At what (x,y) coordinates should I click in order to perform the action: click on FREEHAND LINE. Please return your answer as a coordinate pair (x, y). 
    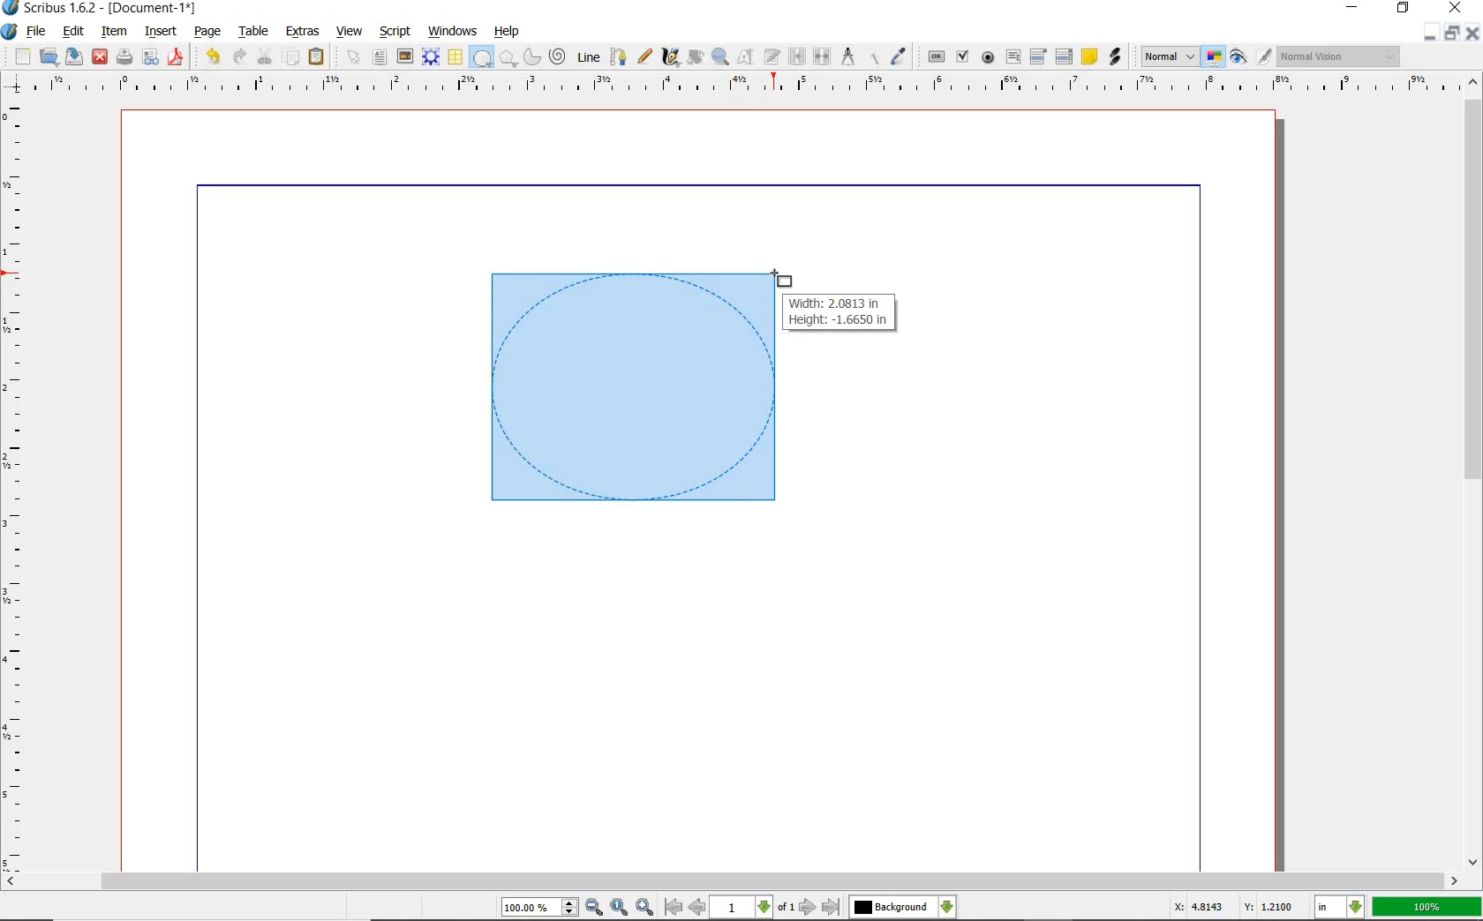
    Looking at the image, I should click on (645, 55).